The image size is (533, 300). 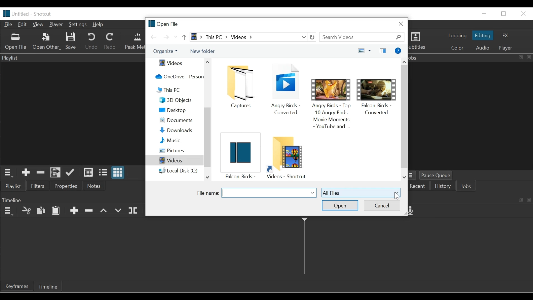 I want to click on This PC, so click(x=178, y=90).